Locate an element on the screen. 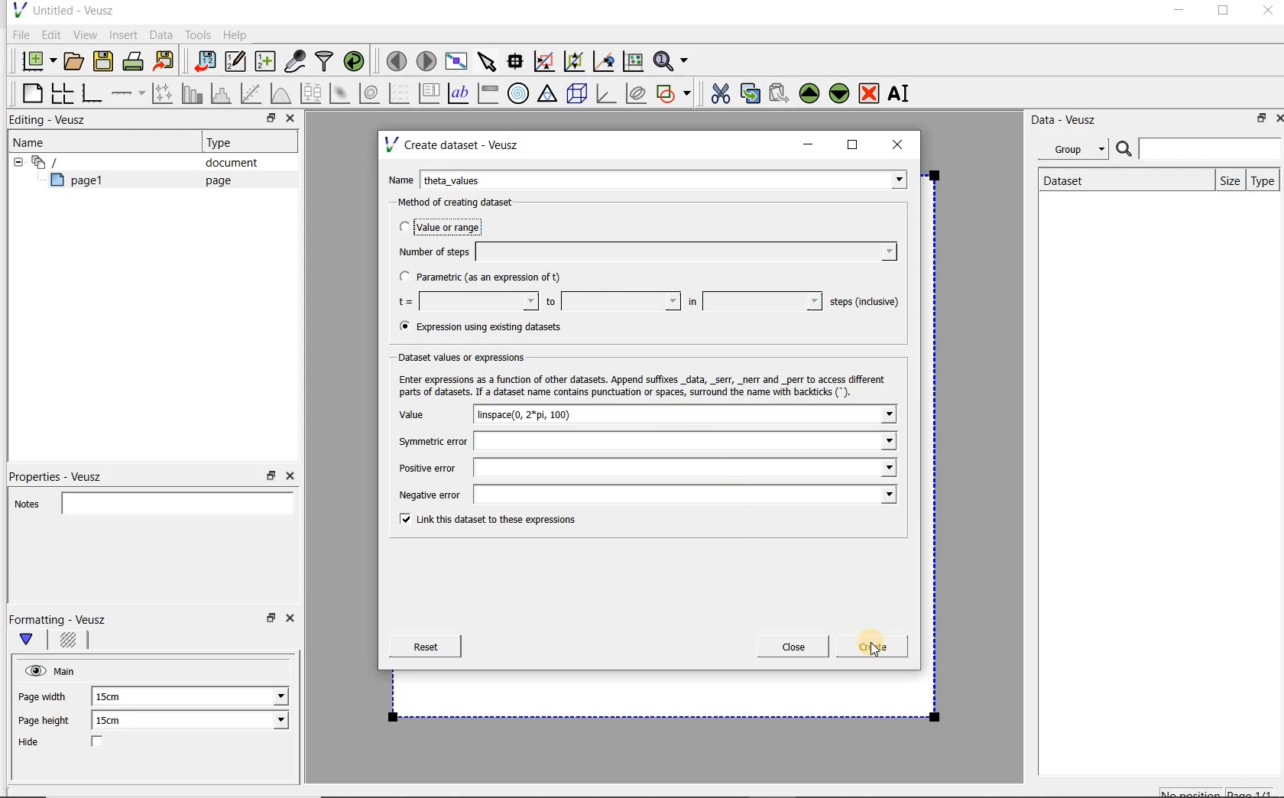  15cm is located at coordinates (116, 697).